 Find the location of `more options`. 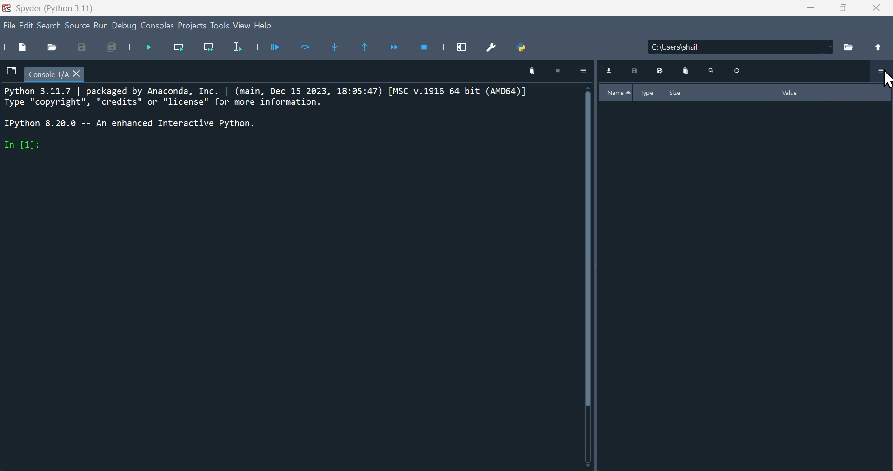

more options is located at coordinates (583, 74).